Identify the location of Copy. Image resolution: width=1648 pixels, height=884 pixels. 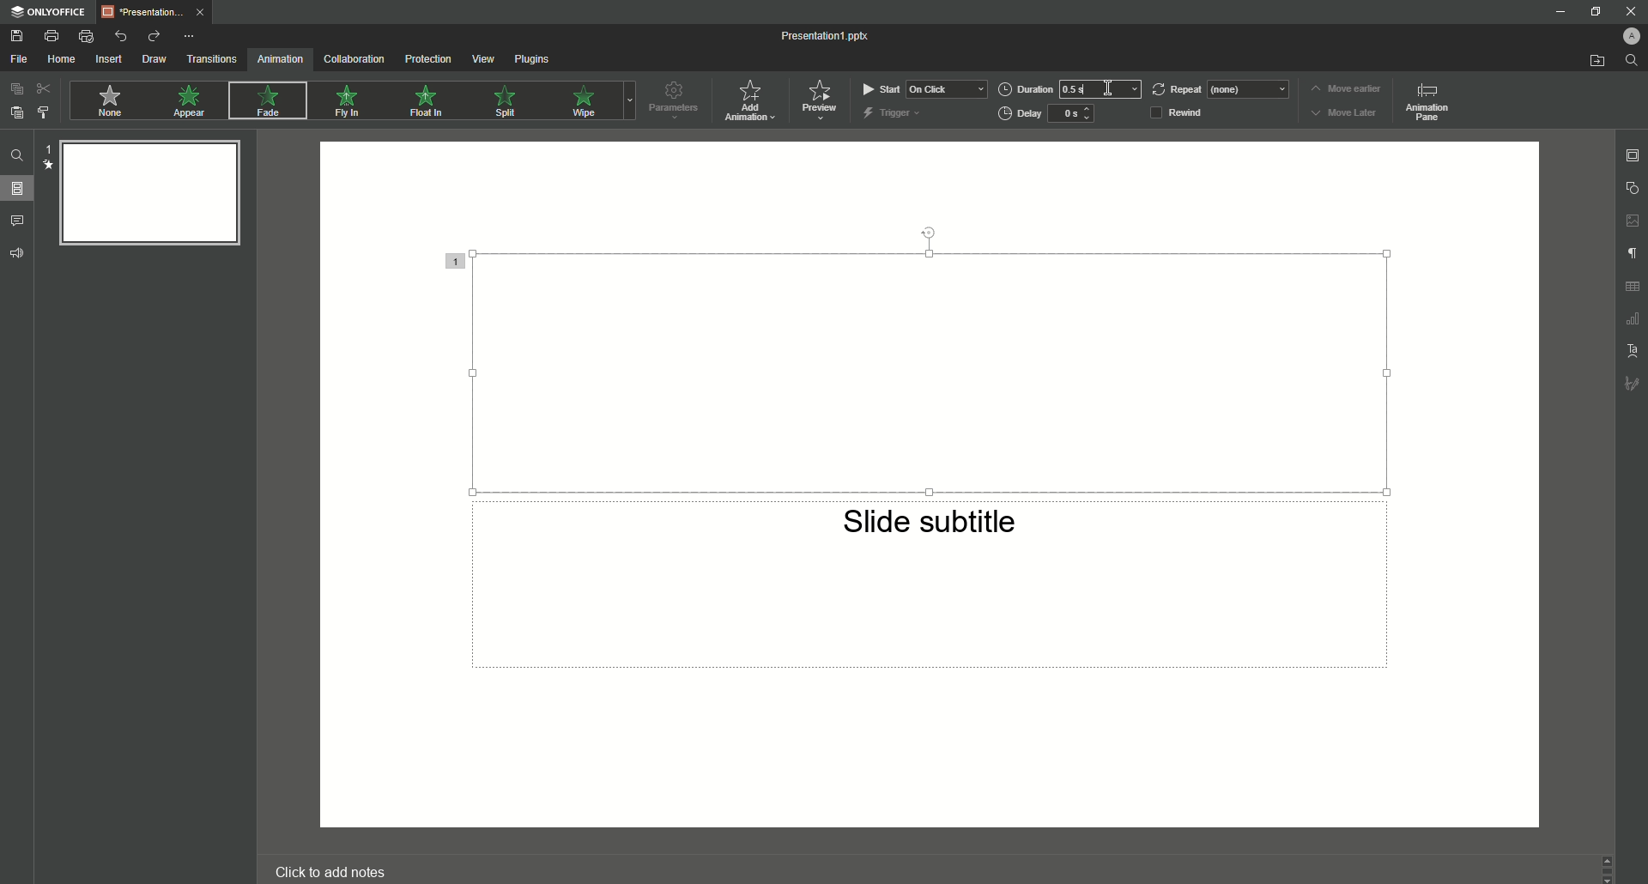
(15, 90).